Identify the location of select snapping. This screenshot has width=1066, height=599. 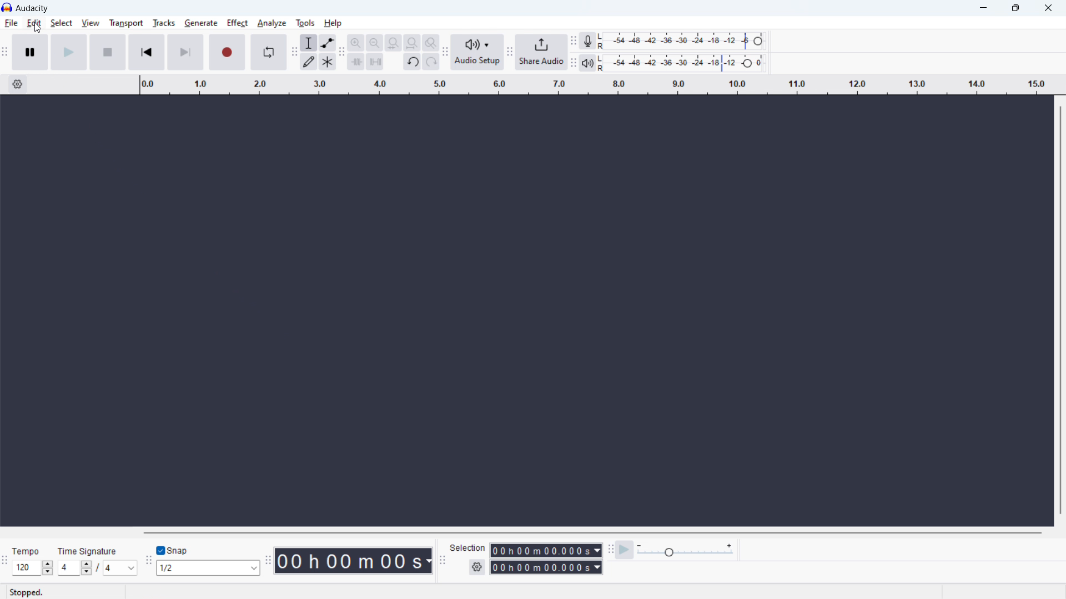
(208, 568).